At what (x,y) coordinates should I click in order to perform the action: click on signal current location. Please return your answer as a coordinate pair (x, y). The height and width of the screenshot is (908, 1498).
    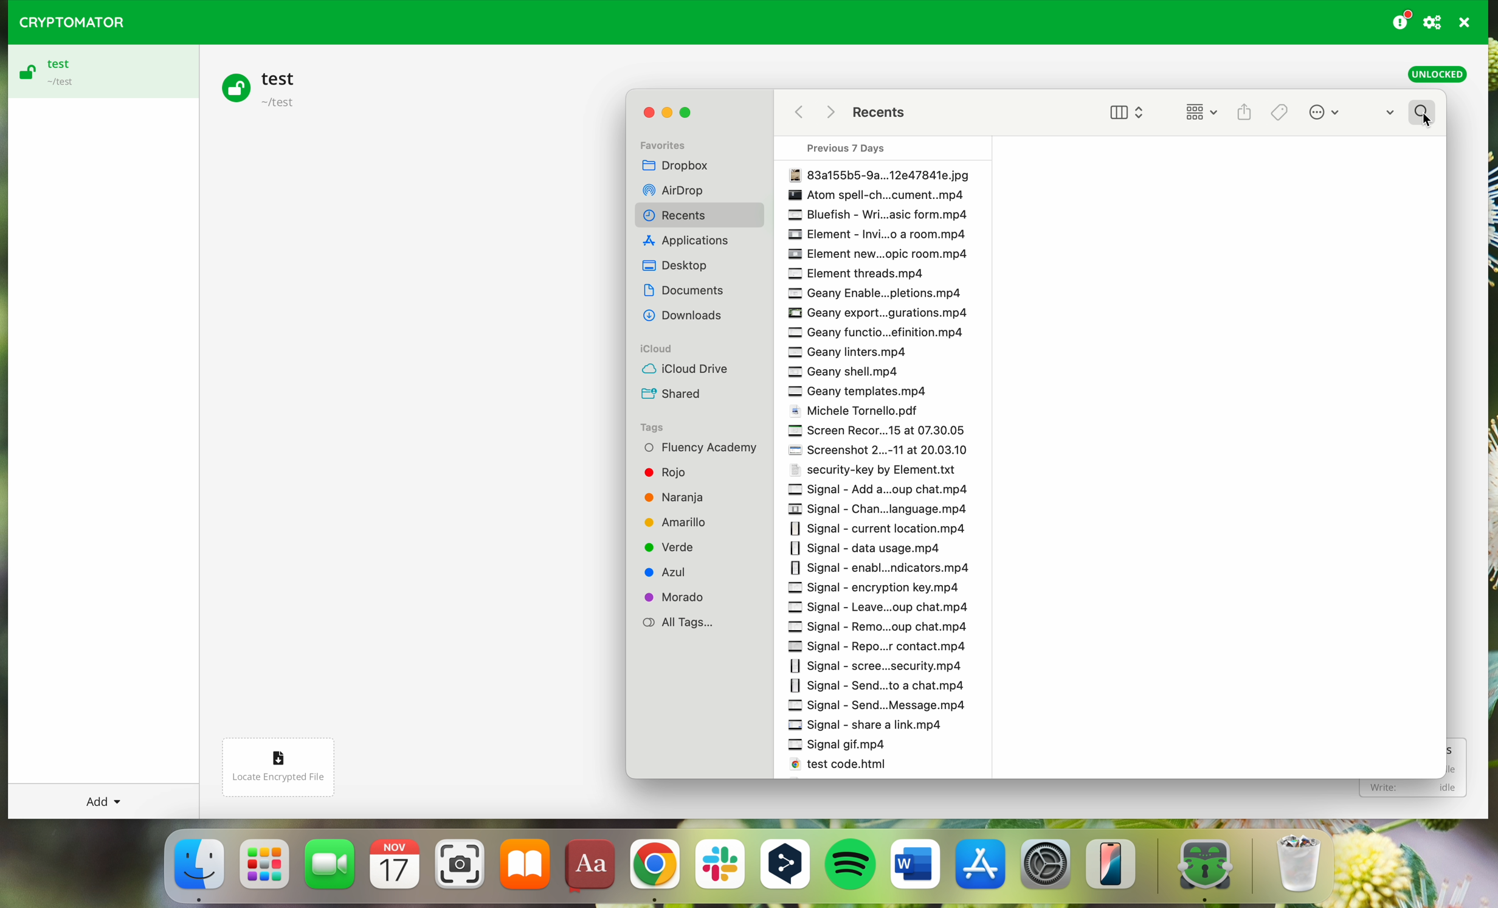
    Looking at the image, I should click on (879, 527).